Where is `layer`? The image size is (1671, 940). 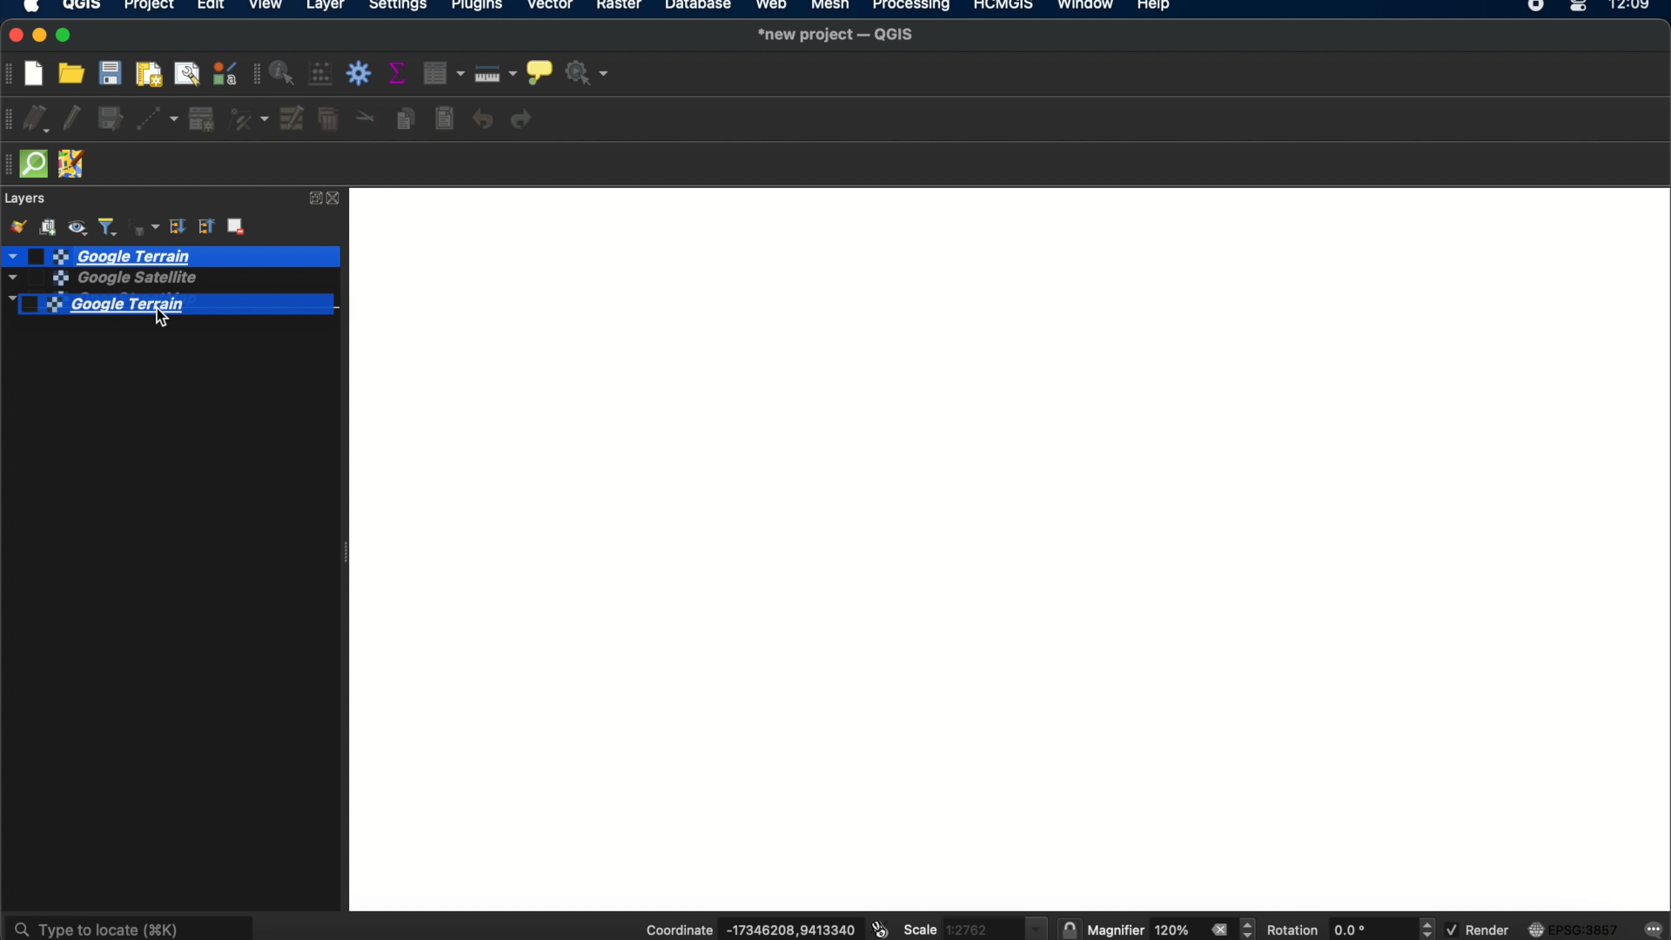
layer is located at coordinates (325, 7).